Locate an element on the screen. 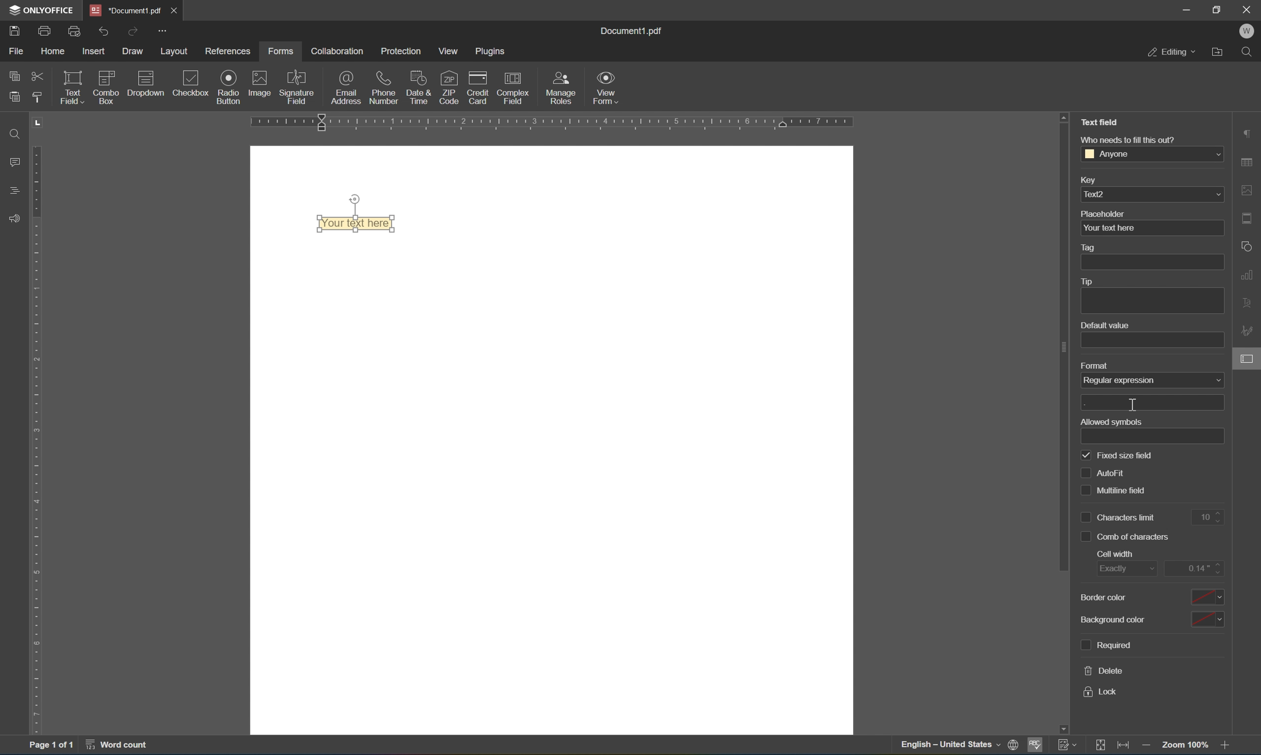  regular expression is located at coordinates (1122, 382).